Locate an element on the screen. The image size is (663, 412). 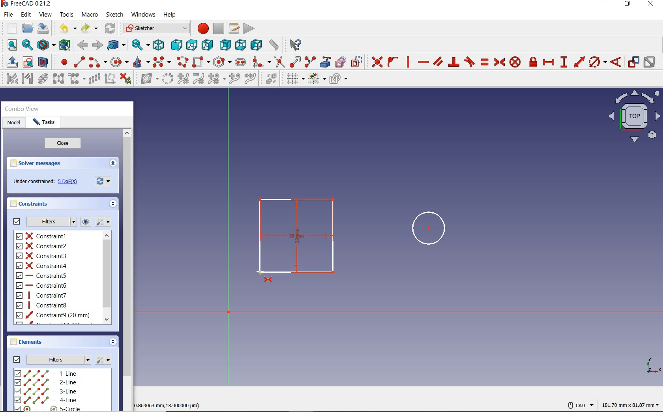
delete all constraints is located at coordinates (126, 79).